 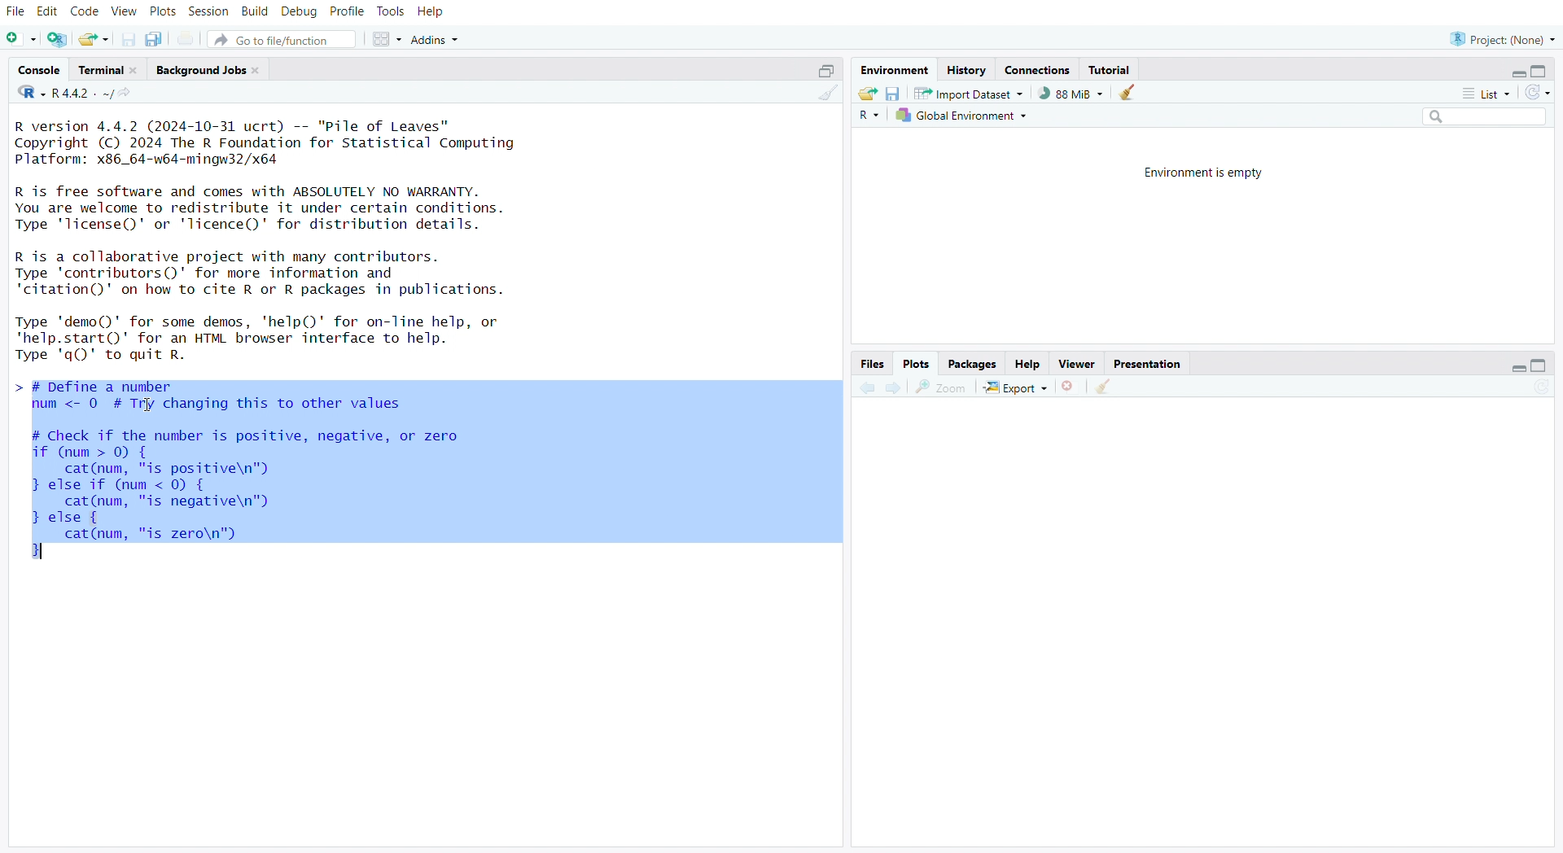 What do you see at coordinates (973, 365) in the screenshot?
I see `packages` at bounding box center [973, 365].